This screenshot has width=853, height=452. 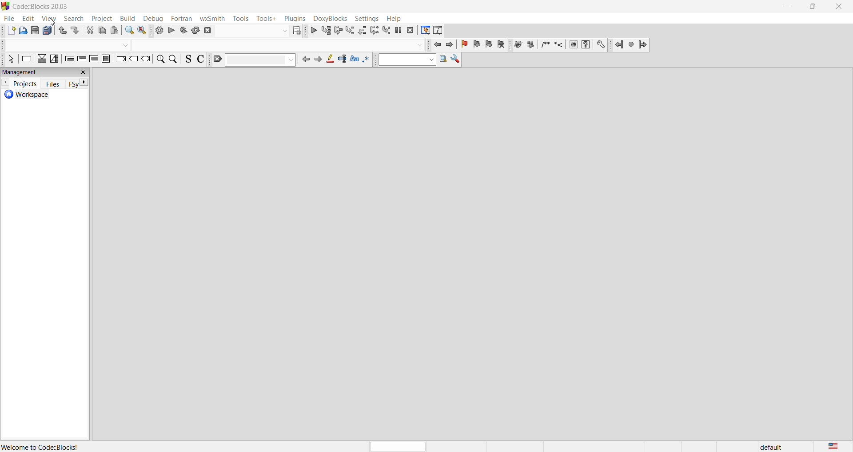 I want to click on various info, so click(x=438, y=30).